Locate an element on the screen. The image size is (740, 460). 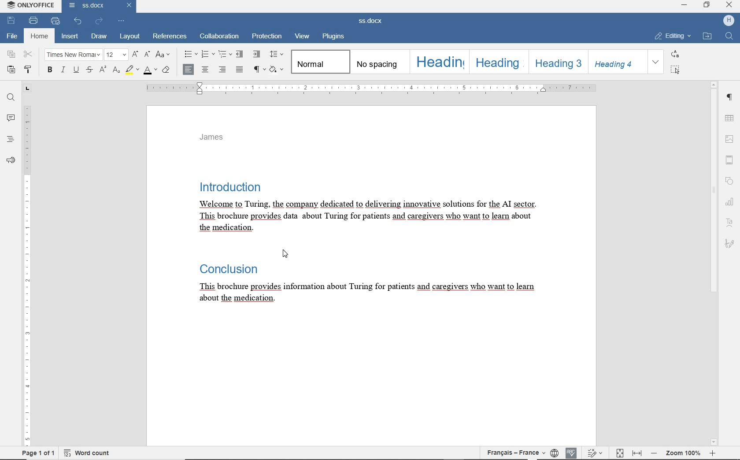
TEXT is located at coordinates (370, 204).